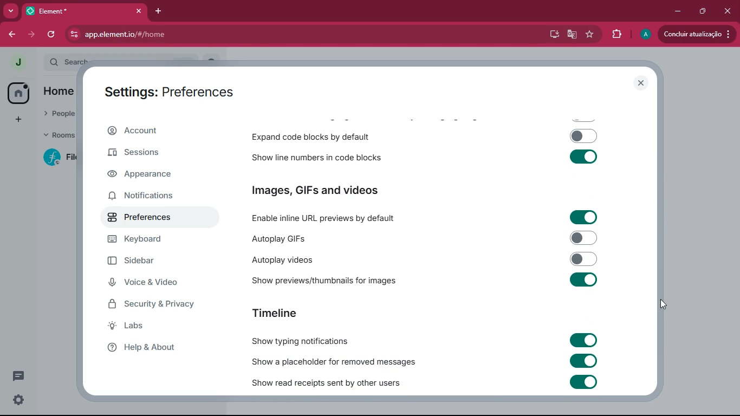 This screenshot has height=416, width=740. I want to click on toggle on/off, so click(585, 259).